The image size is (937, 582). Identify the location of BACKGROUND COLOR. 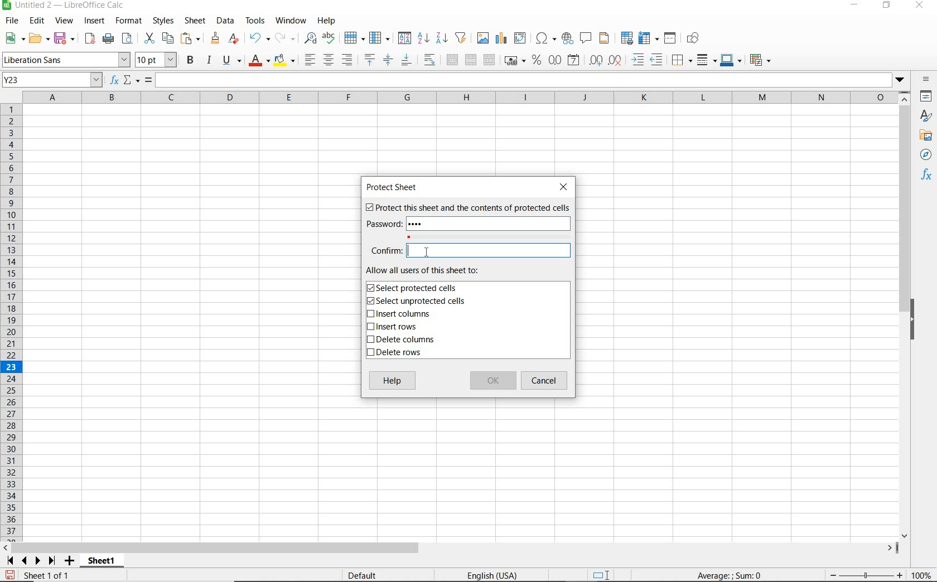
(284, 60).